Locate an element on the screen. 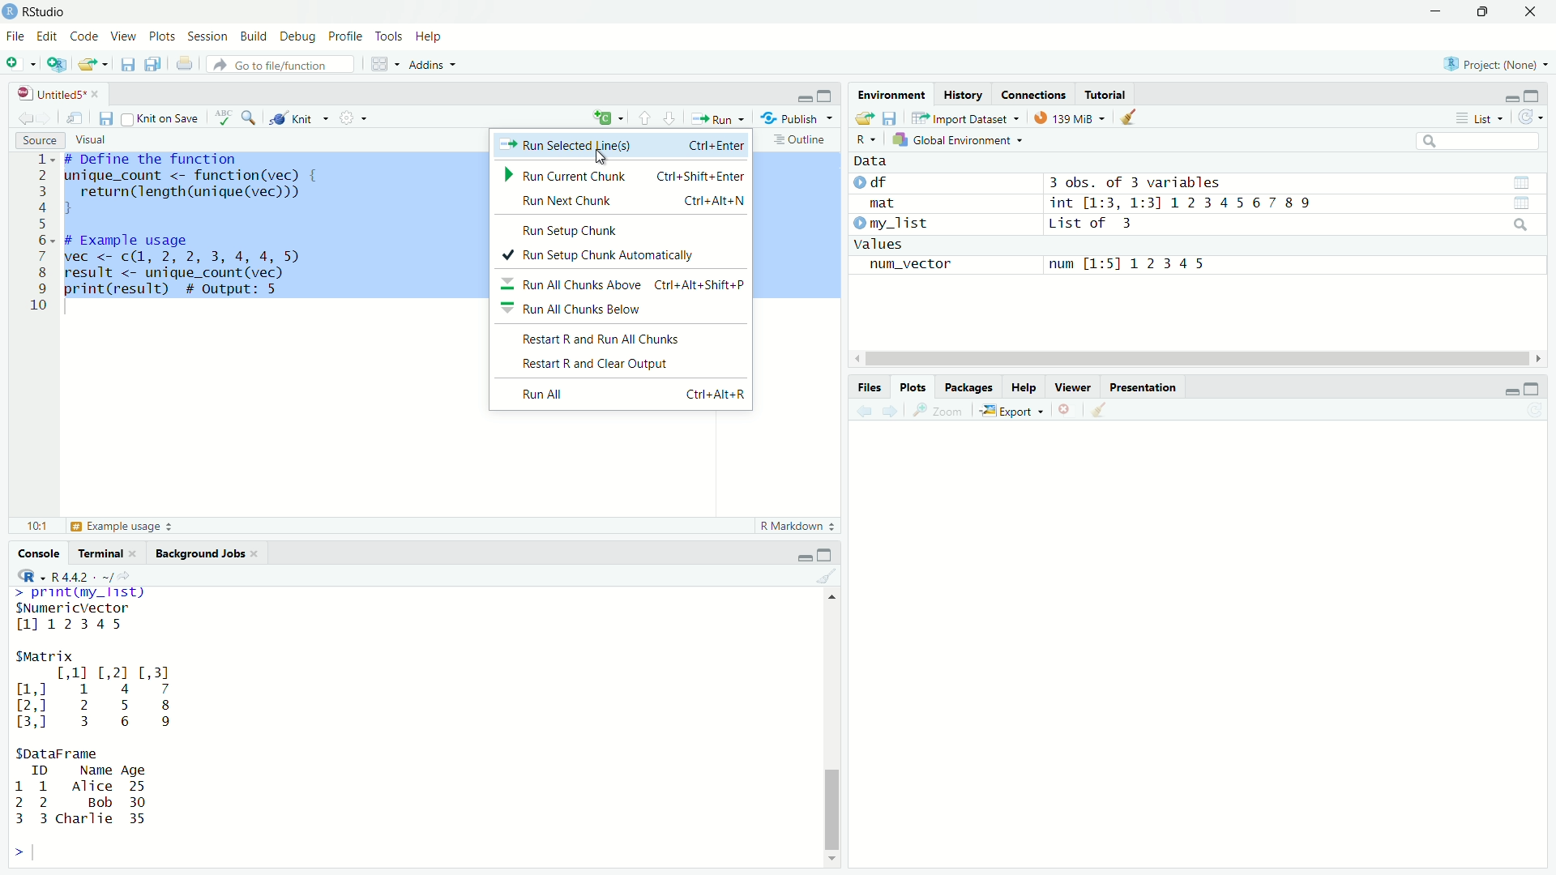 The height and width of the screenshot is (875, 1556). refresh is located at coordinates (1530, 119).